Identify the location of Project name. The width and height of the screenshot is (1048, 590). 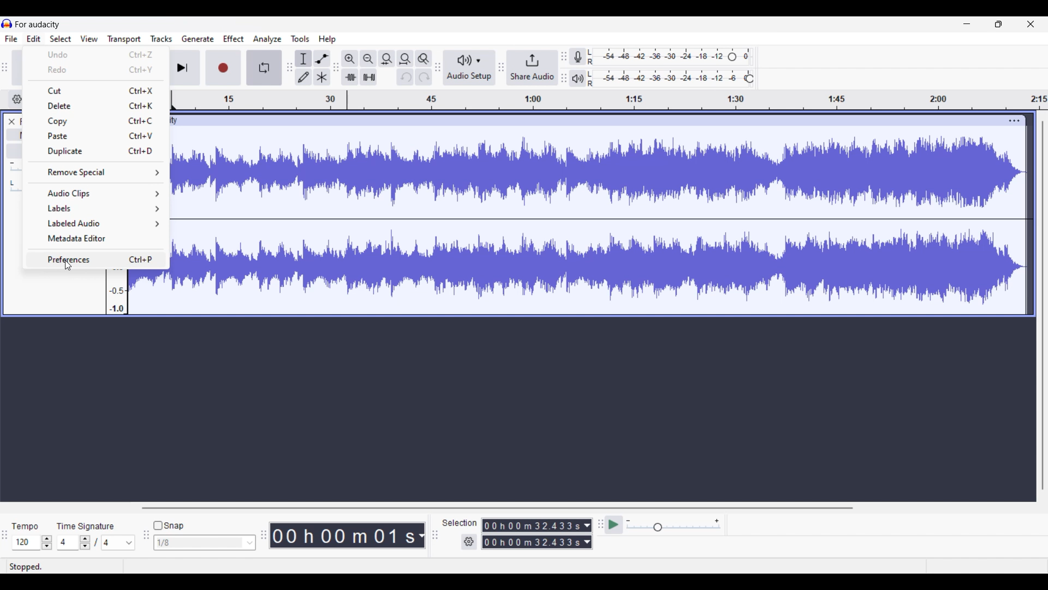
(38, 24).